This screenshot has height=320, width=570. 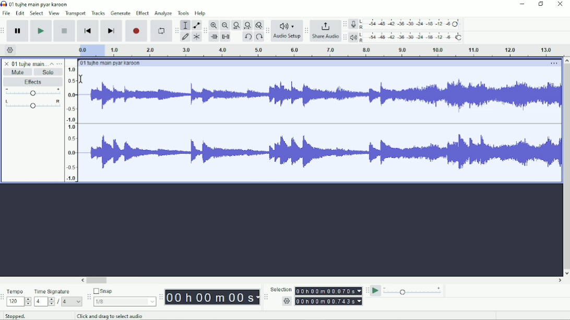 What do you see at coordinates (345, 24) in the screenshot?
I see `Audacity recording meter toolbar` at bounding box center [345, 24].